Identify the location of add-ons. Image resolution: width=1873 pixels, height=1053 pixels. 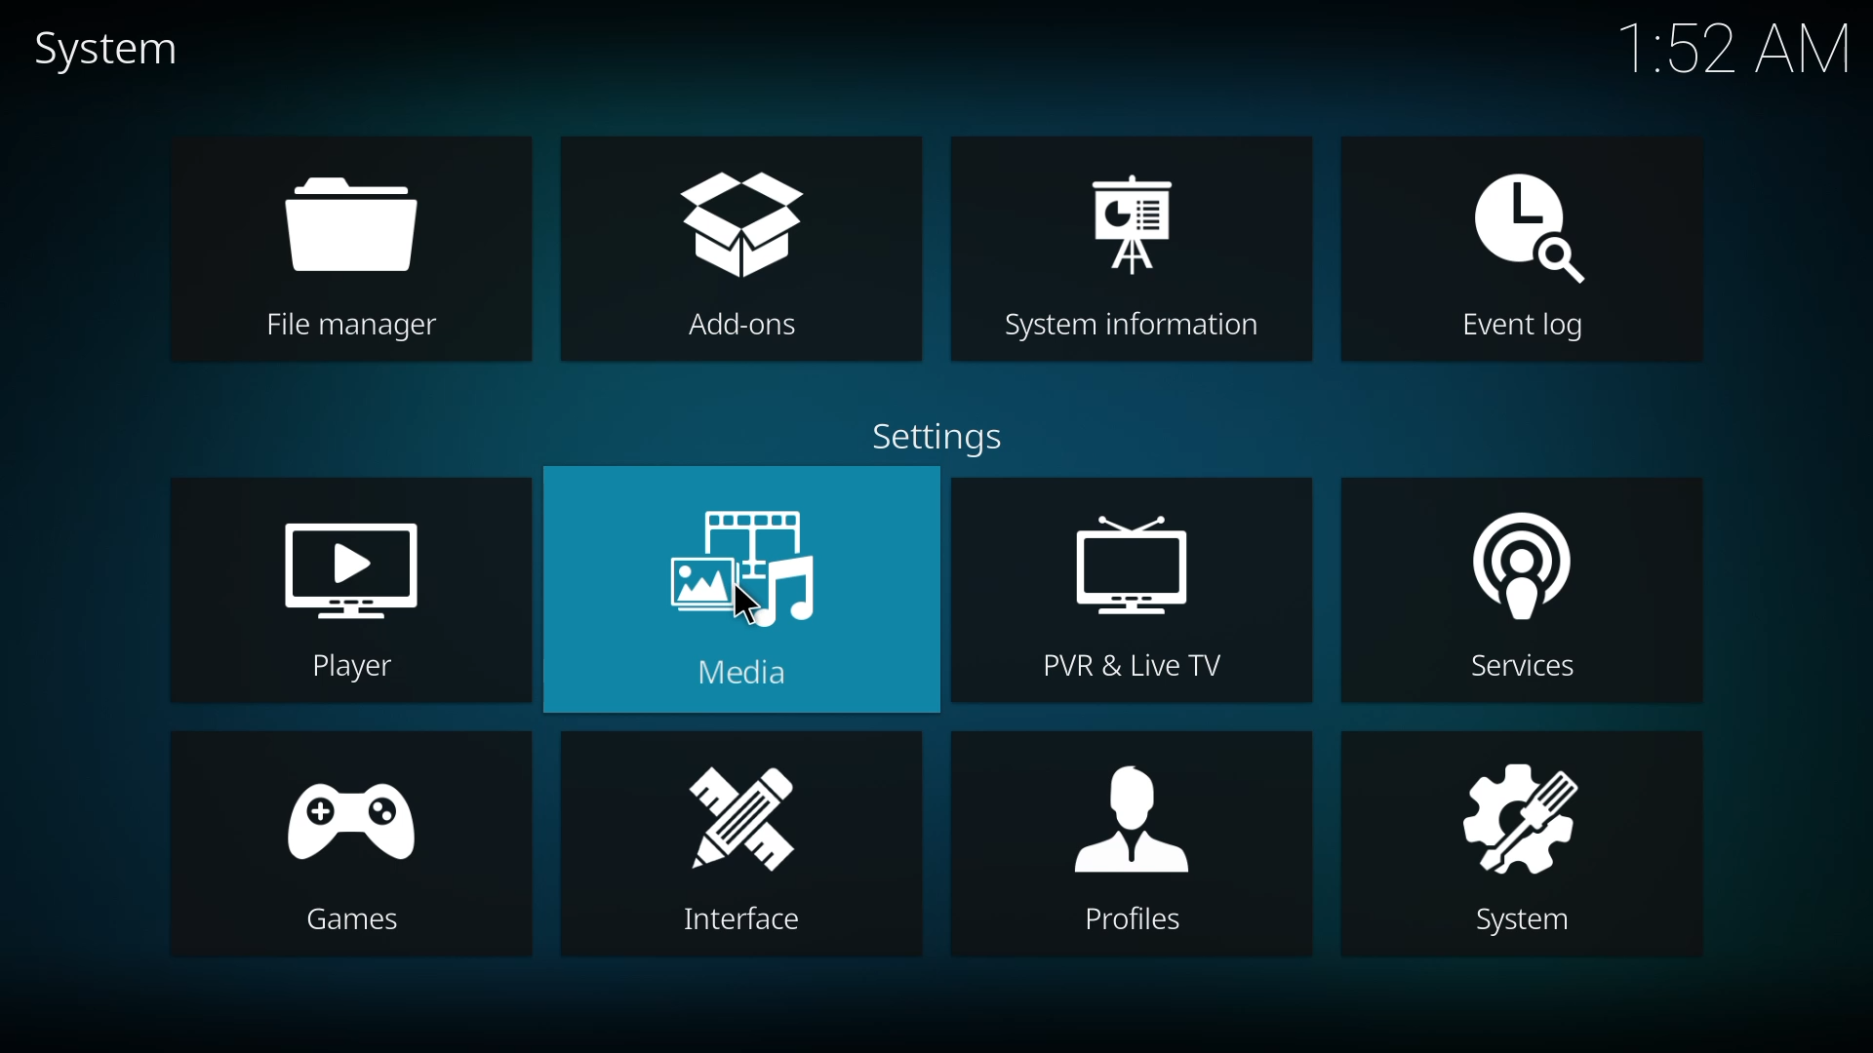
(739, 252).